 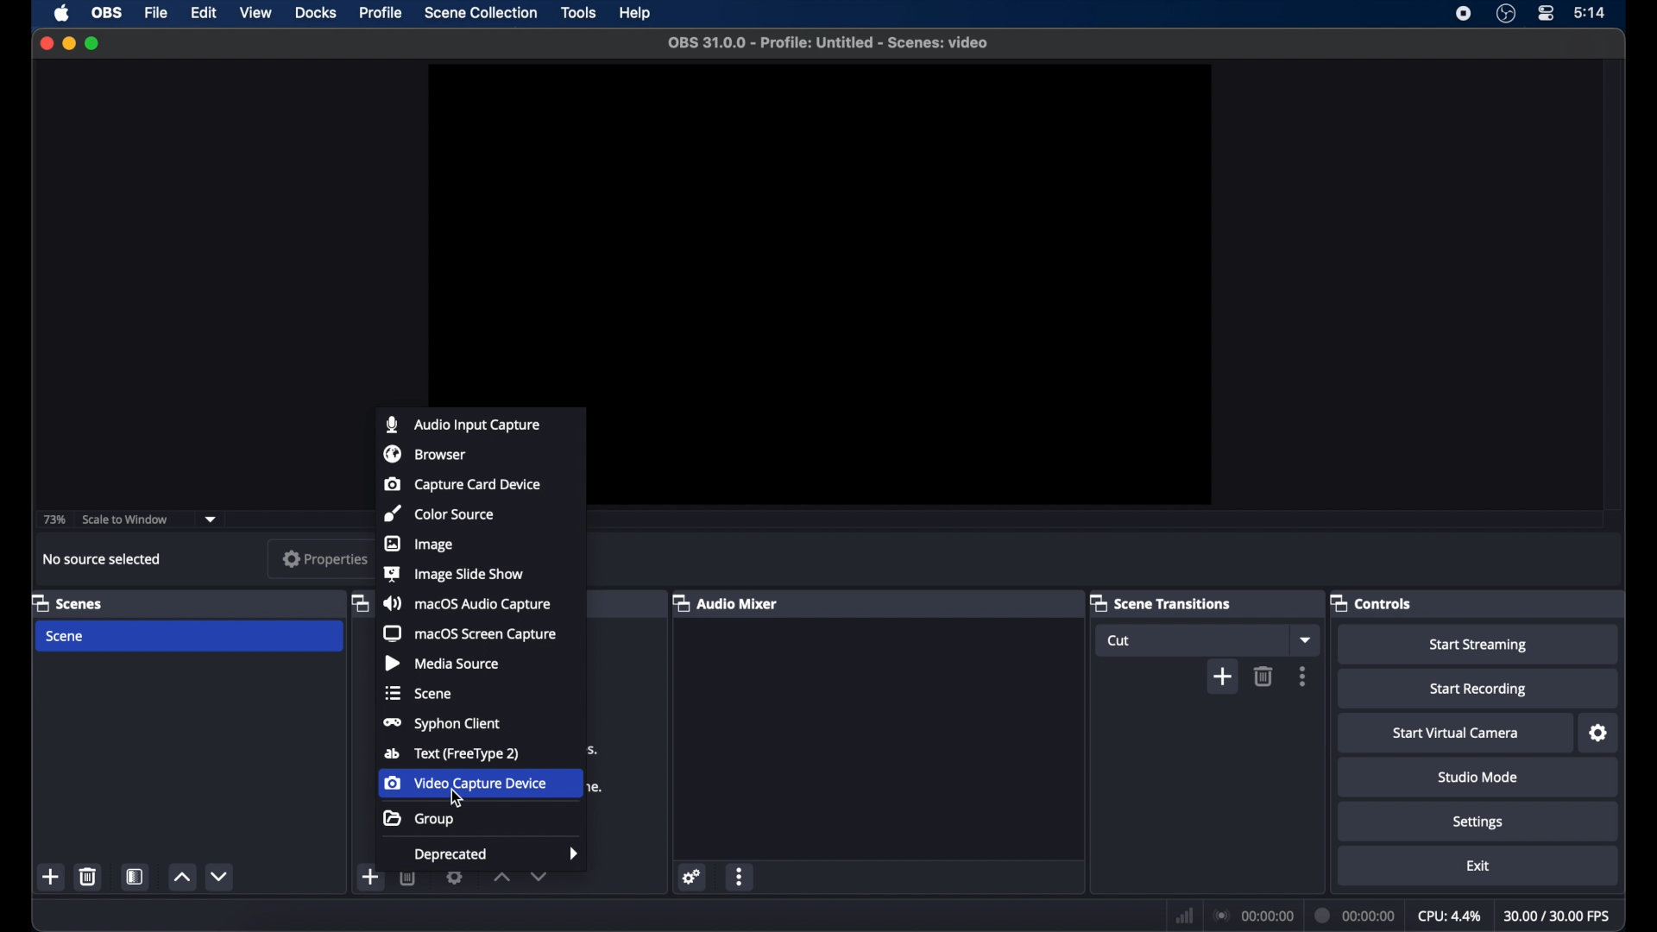 I want to click on delete, so click(x=88, y=876).